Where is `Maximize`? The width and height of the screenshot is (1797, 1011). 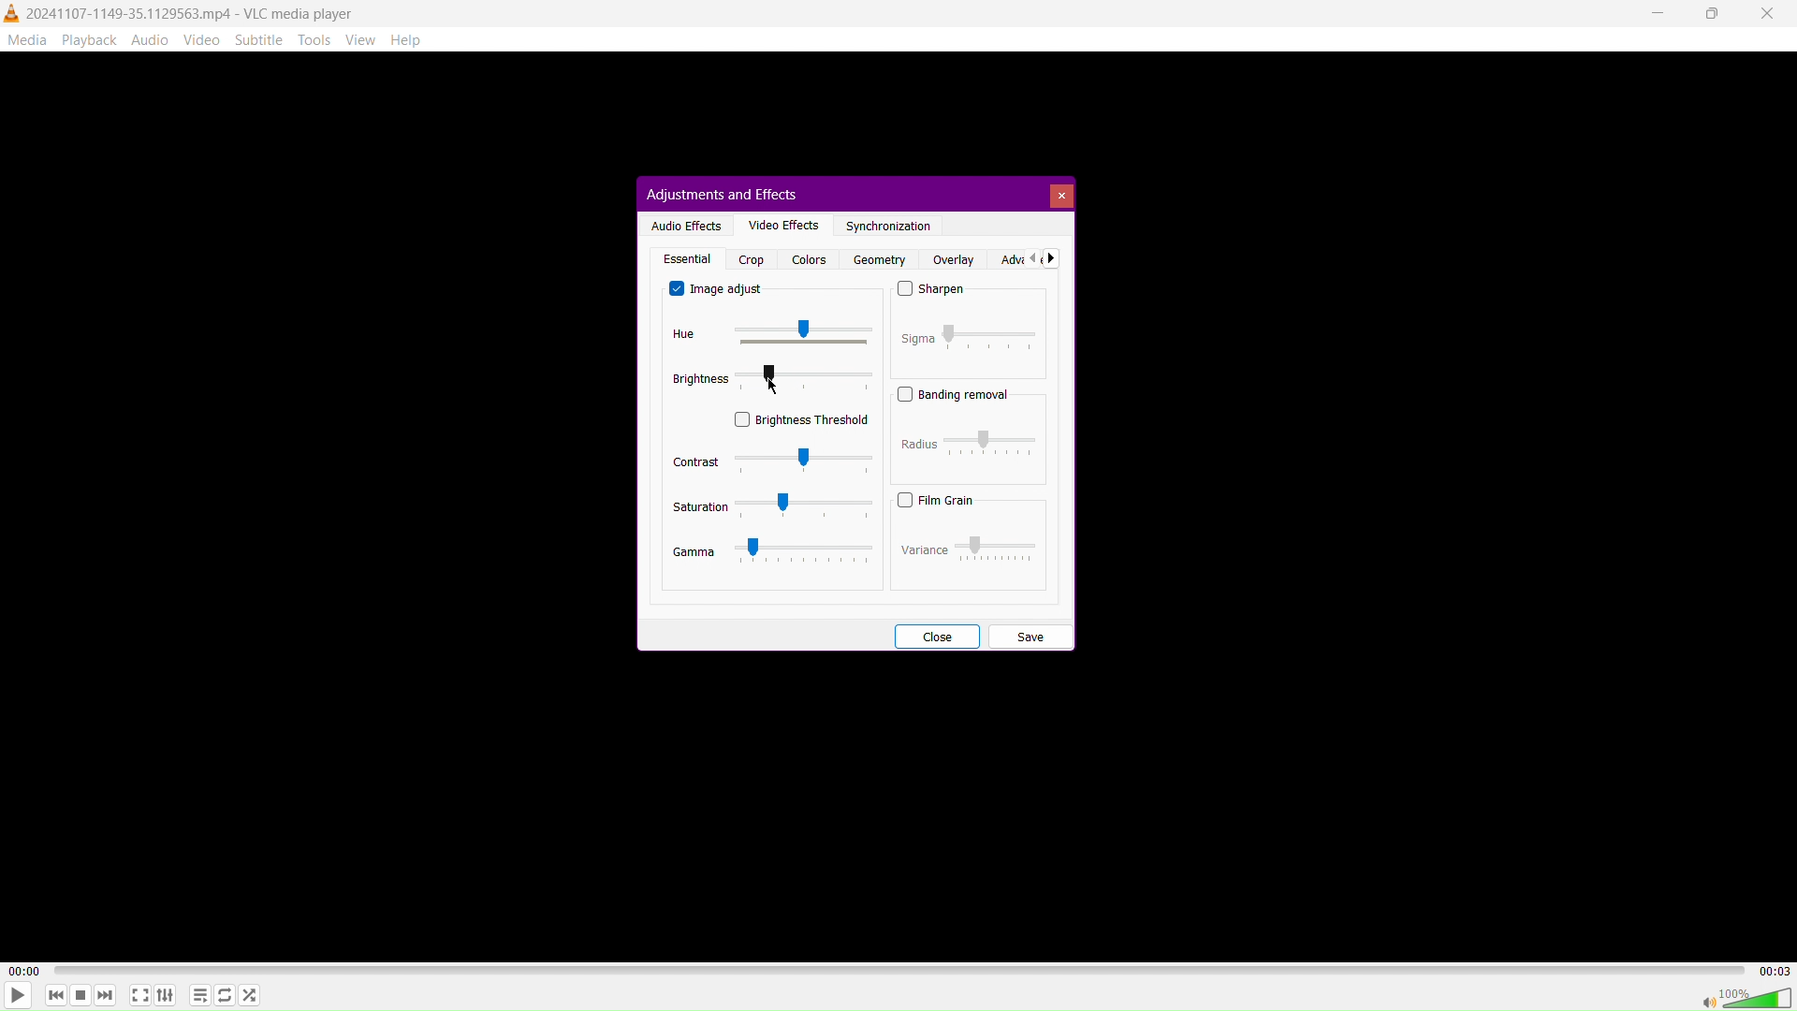 Maximize is located at coordinates (1712, 14).